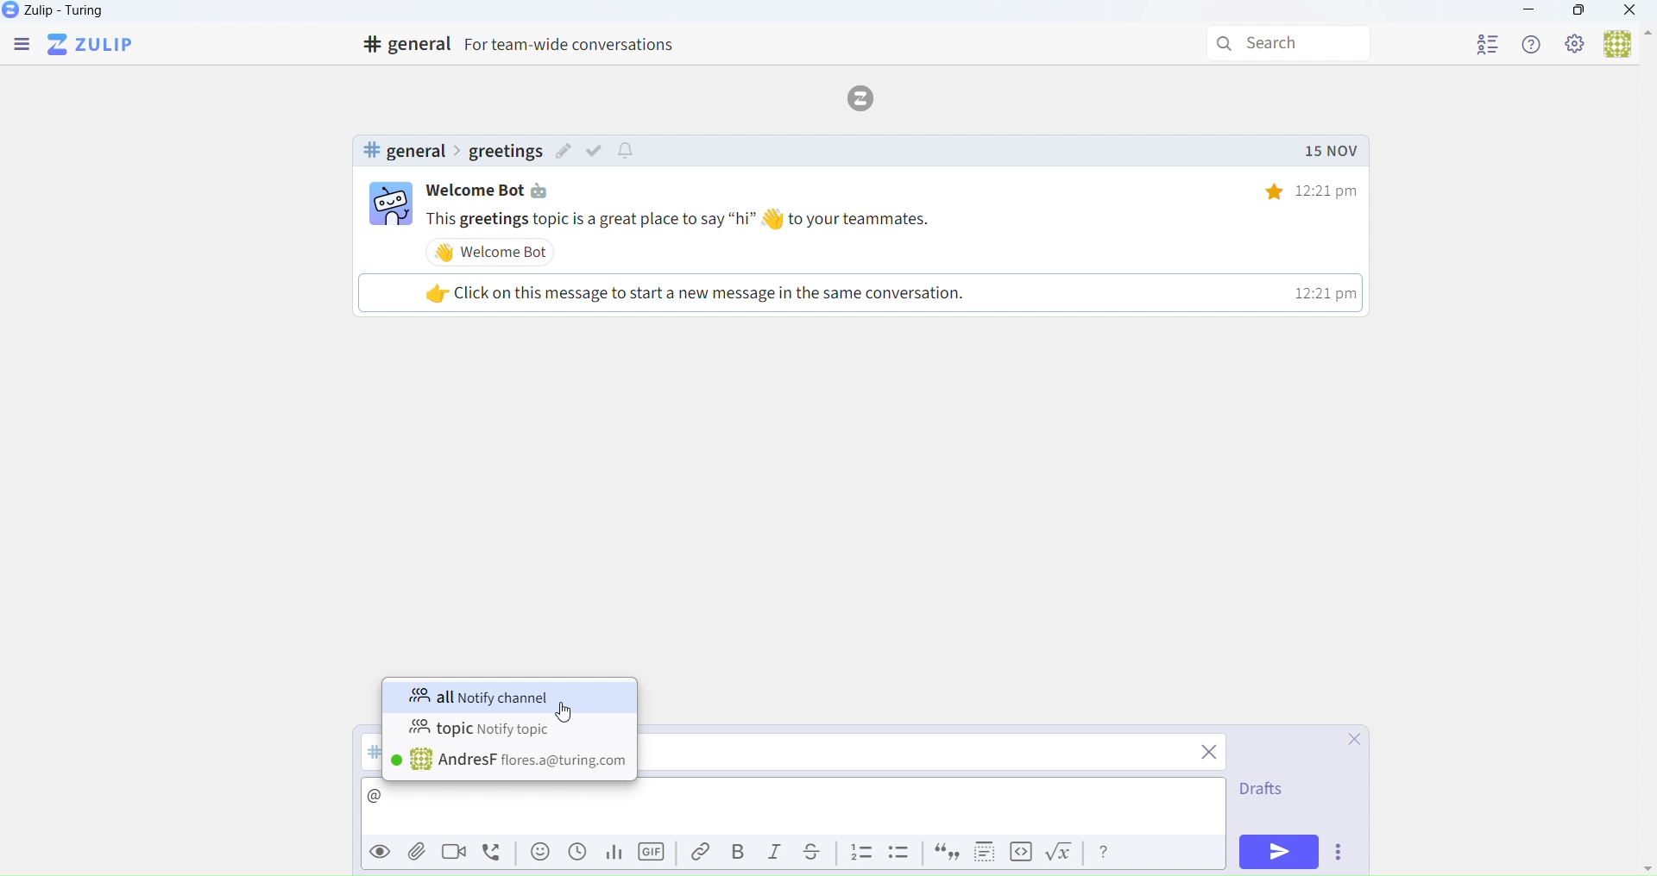 Image resolution: width=1657 pixels, height=876 pixels. Describe the element at coordinates (612, 854) in the screenshot. I see `Stats` at that location.